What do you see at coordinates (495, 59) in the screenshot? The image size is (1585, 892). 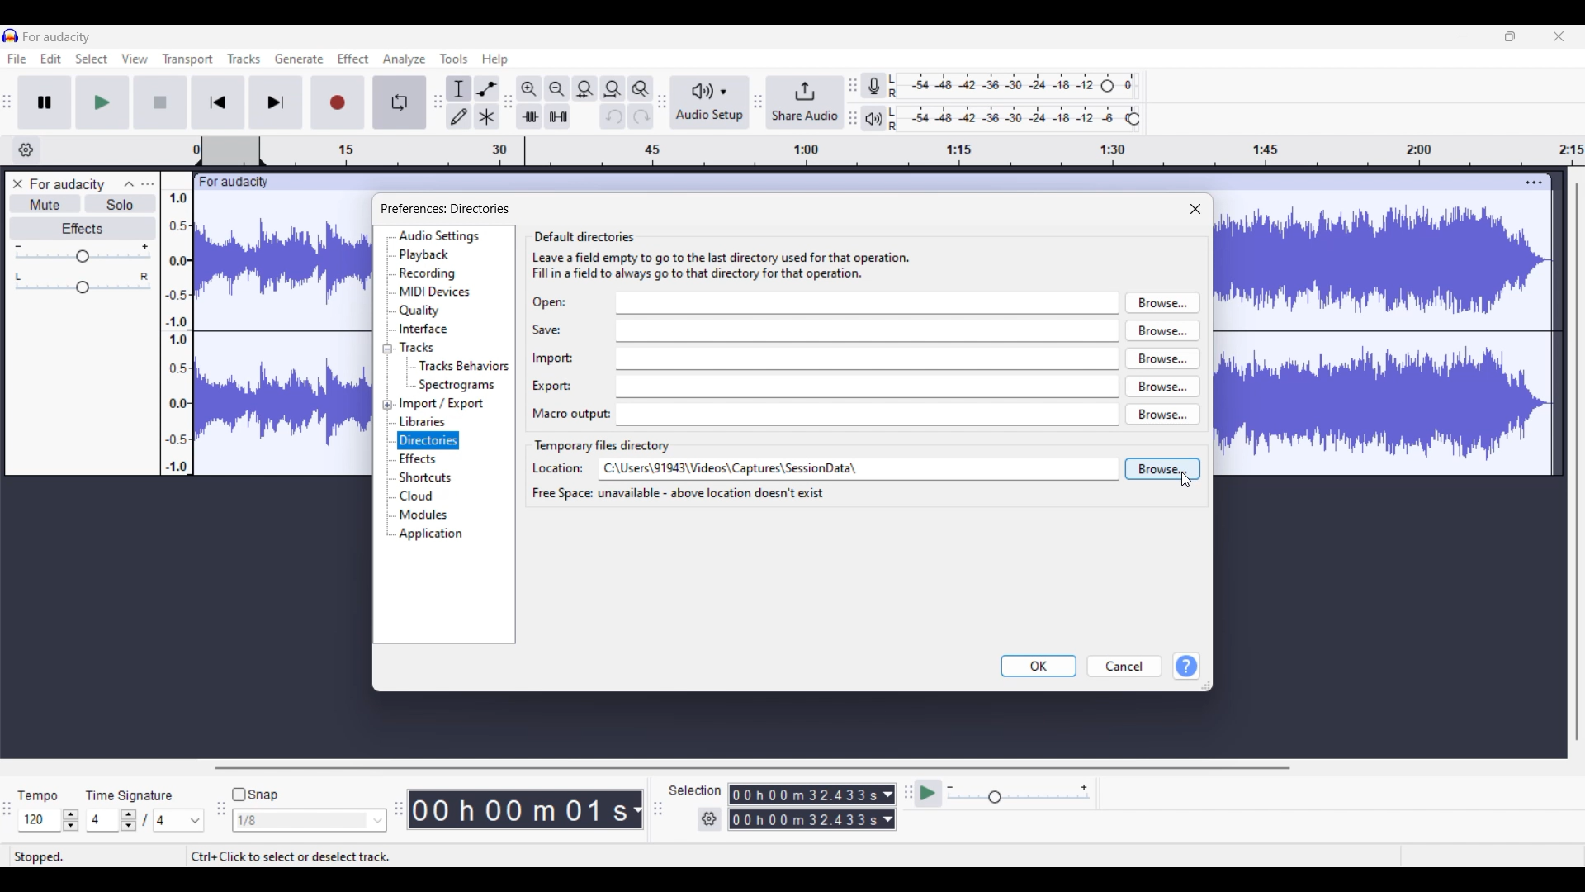 I see `Help menu` at bounding box center [495, 59].